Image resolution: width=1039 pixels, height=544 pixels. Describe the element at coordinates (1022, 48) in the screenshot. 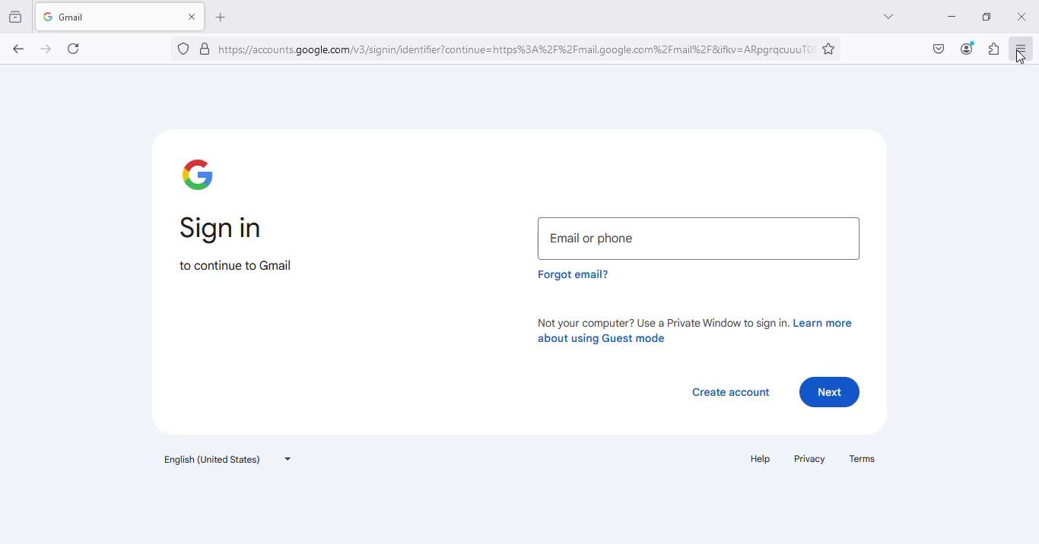

I see `open application menu` at that location.